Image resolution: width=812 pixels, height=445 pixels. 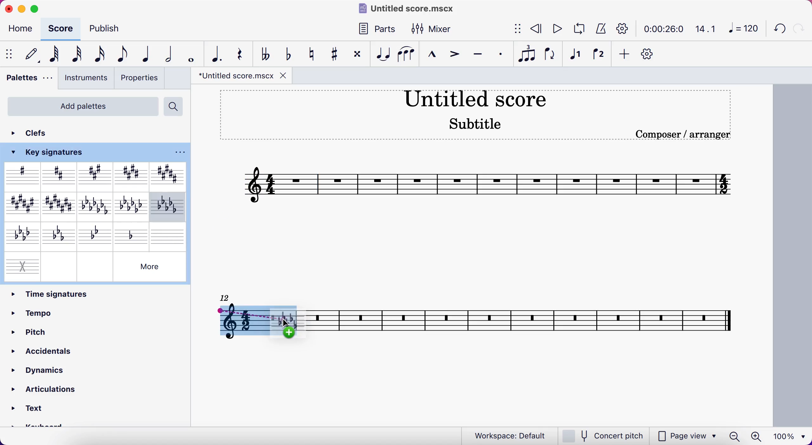 What do you see at coordinates (124, 53) in the screenshot?
I see `eight note` at bounding box center [124, 53].